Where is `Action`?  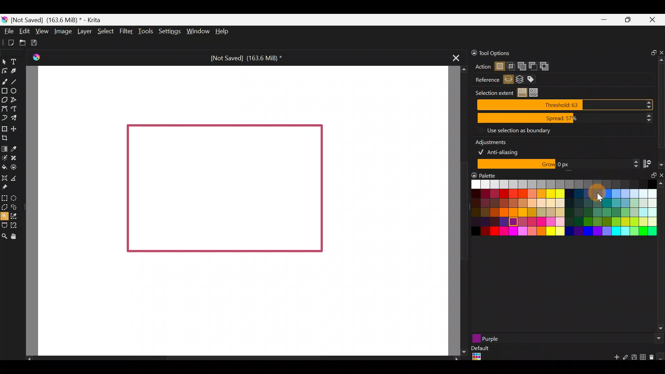
Action is located at coordinates (480, 67).